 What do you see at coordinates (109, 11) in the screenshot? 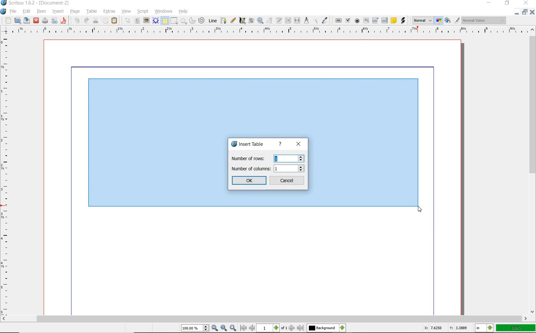
I see `extras` at bounding box center [109, 11].